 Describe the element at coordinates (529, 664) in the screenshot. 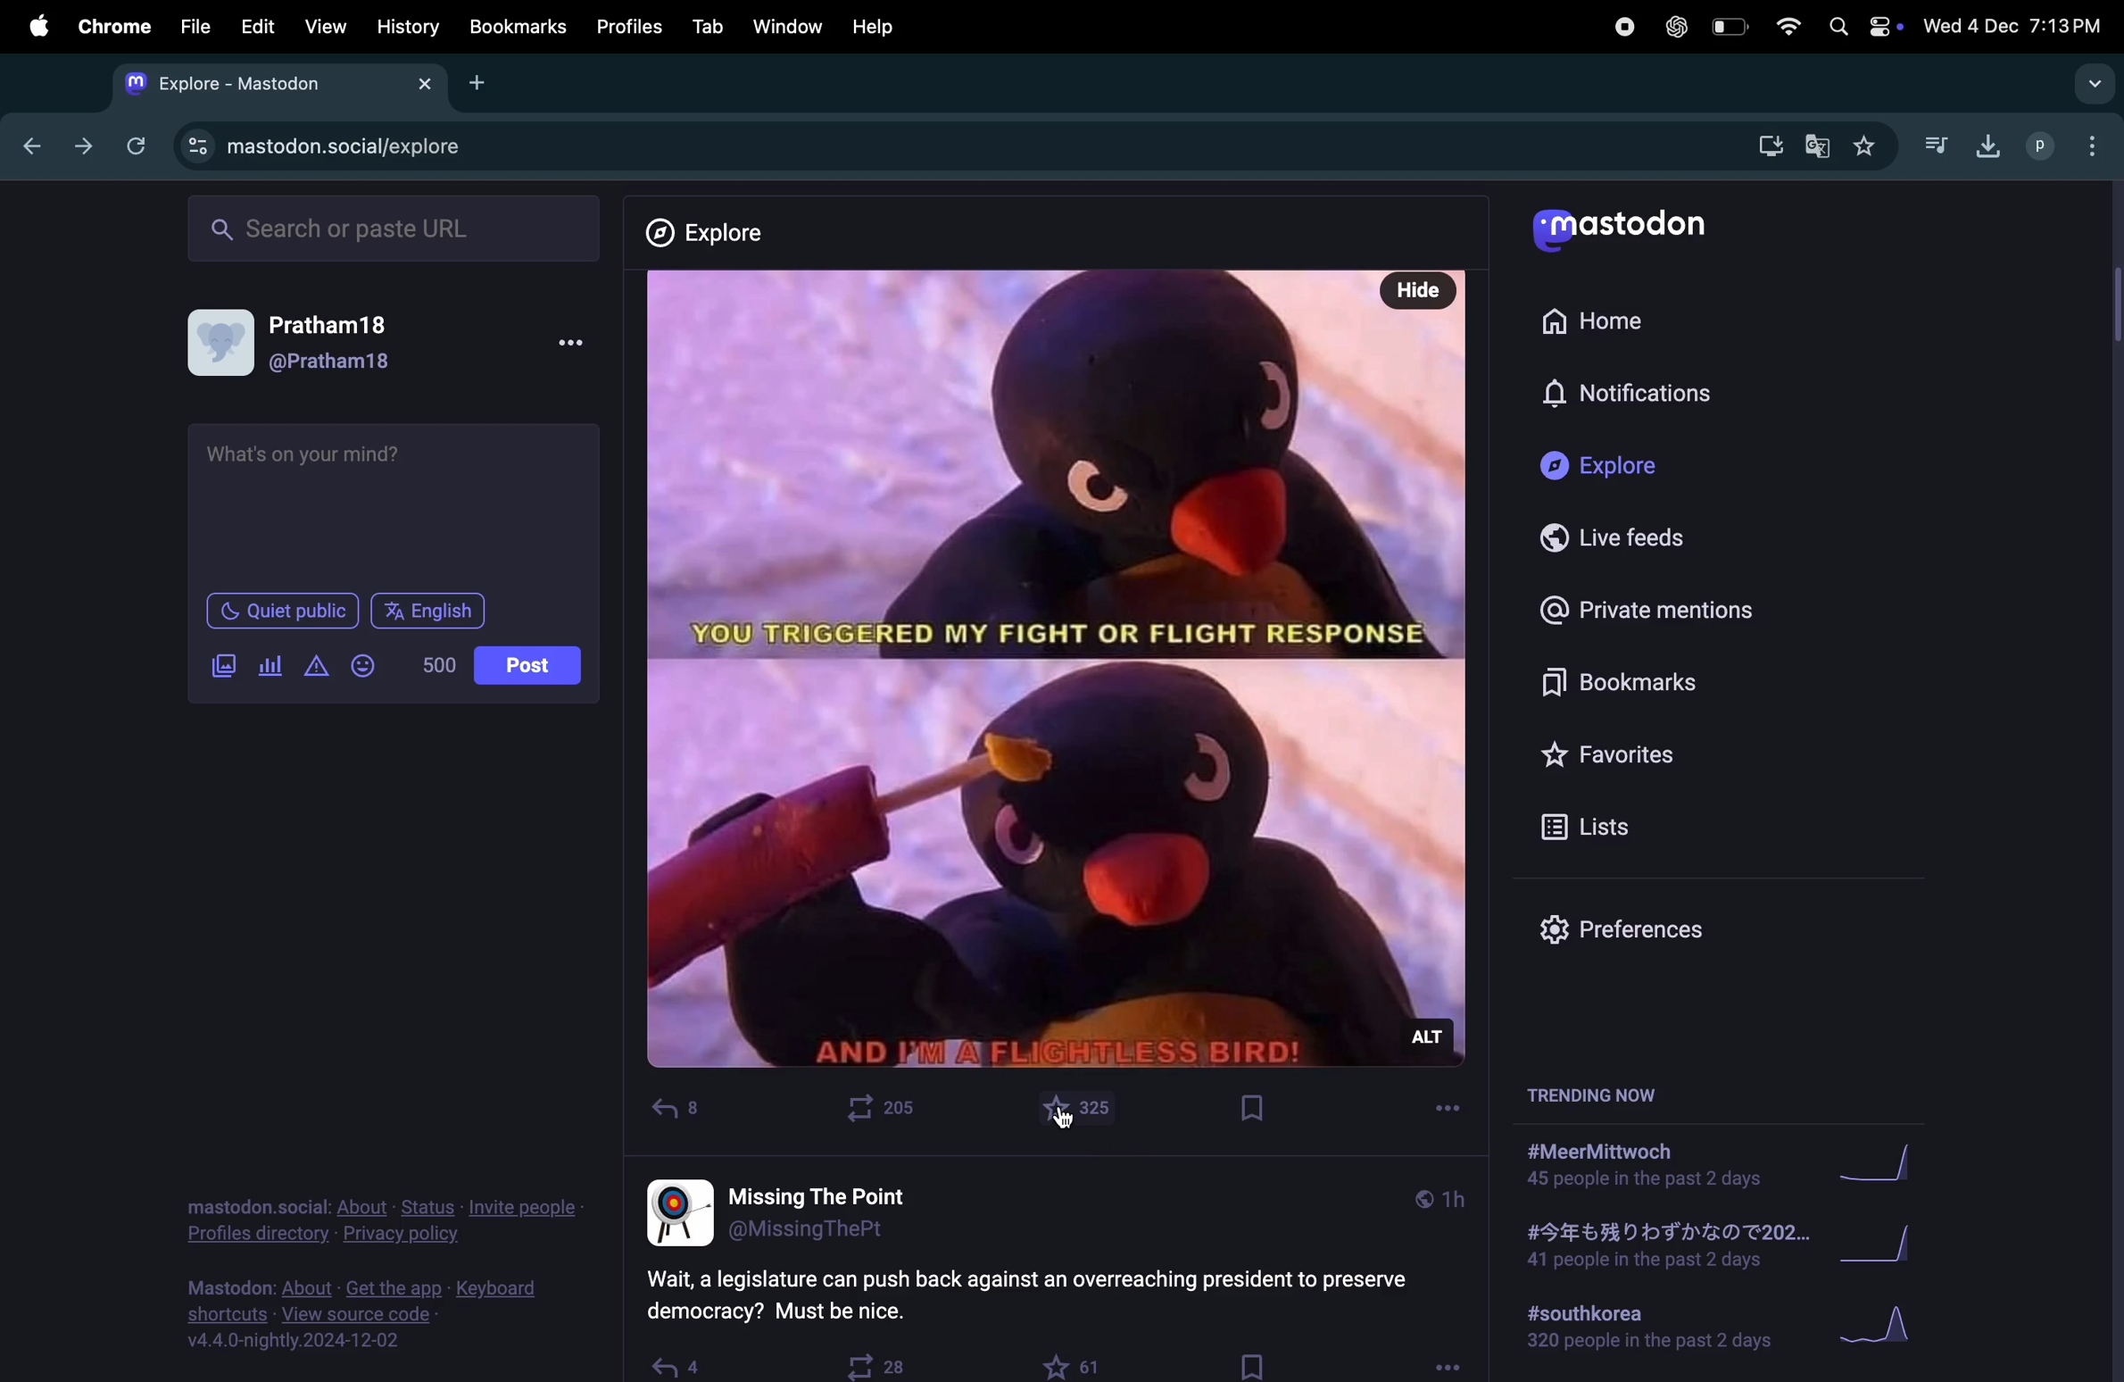

I see `Post` at that location.